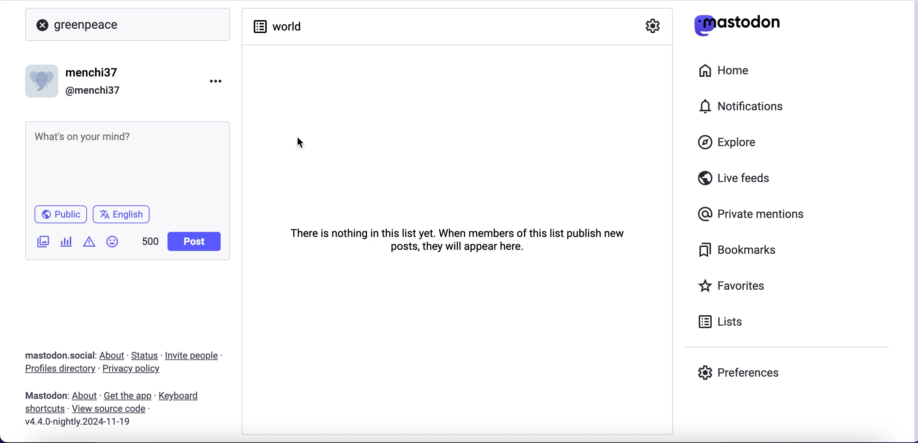 This screenshot has width=918, height=443. I want to click on user name, so click(79, 80).